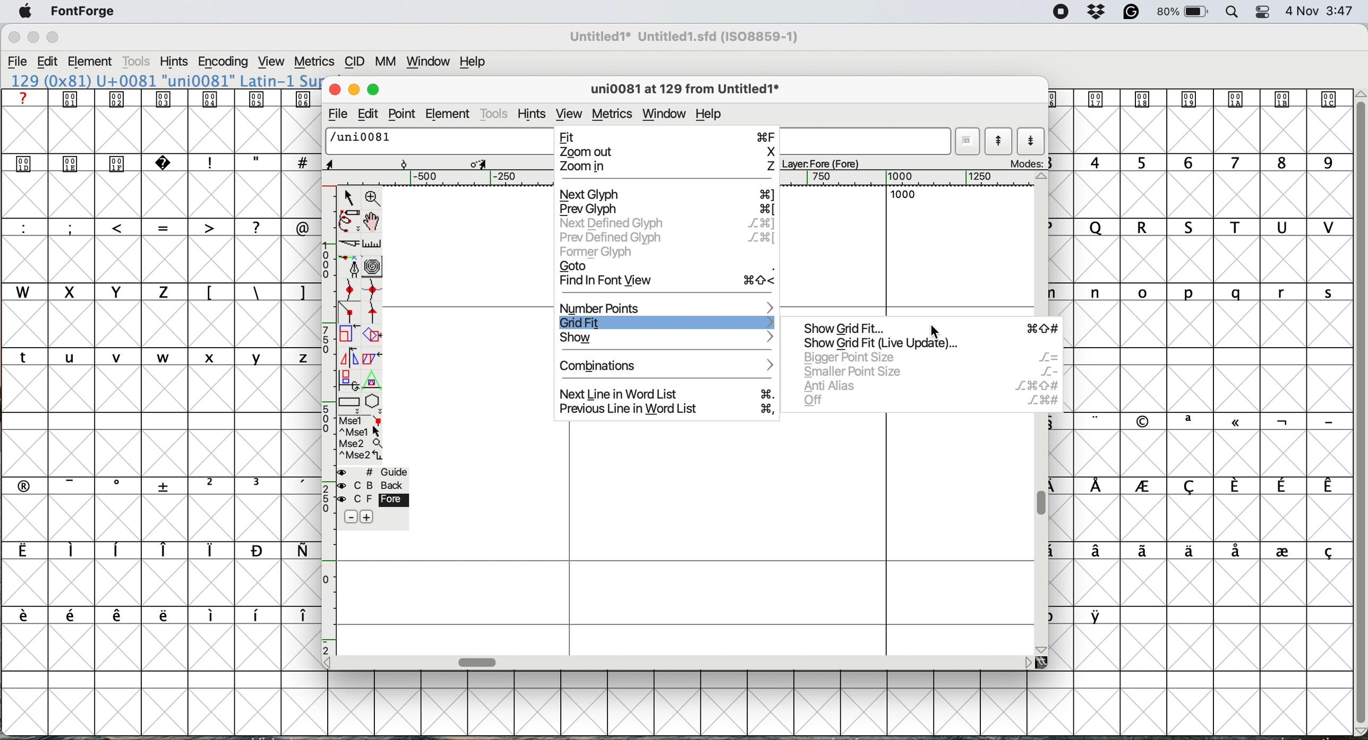 The image size is (1368, 740). What do you see at coordinates (347, 163) in the screenshot?
I see `cursor position` at bounding box center [347, 163].